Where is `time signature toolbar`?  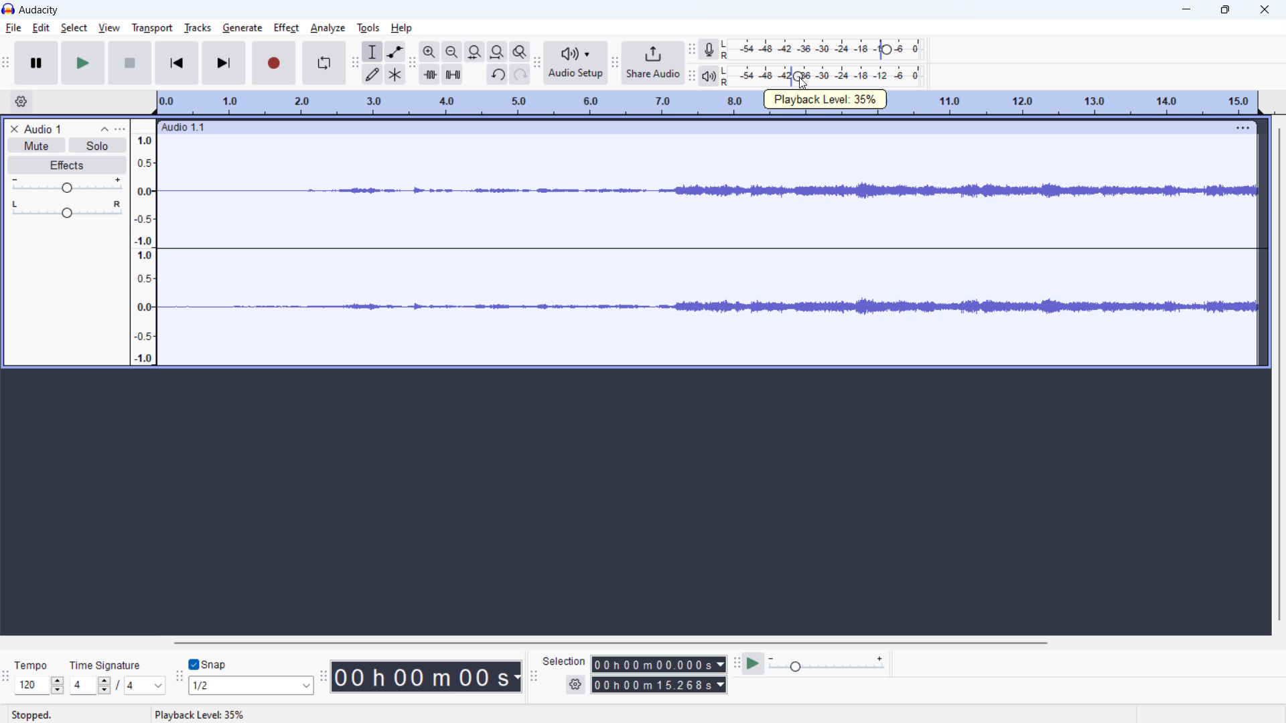
time signature toolbar is located at coordinates (6, 673).